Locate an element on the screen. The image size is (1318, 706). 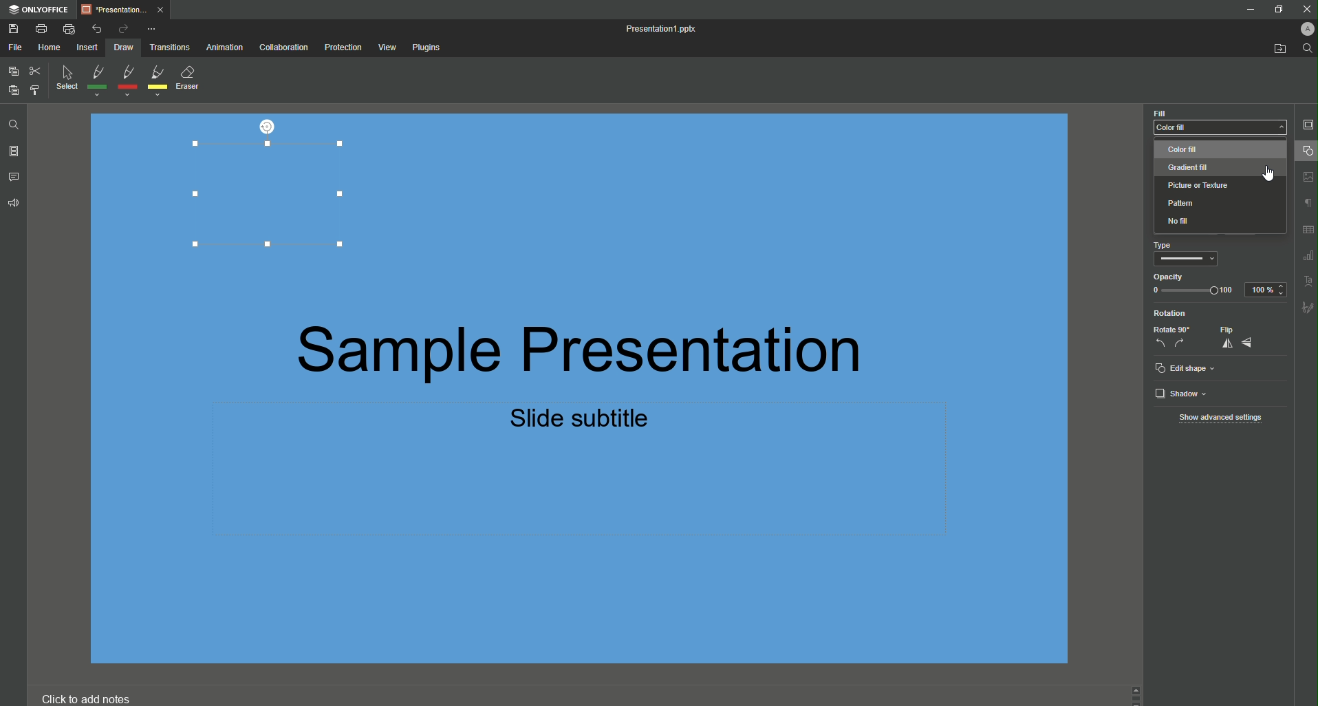
Presentation Text is located at coordinates (638, 378).